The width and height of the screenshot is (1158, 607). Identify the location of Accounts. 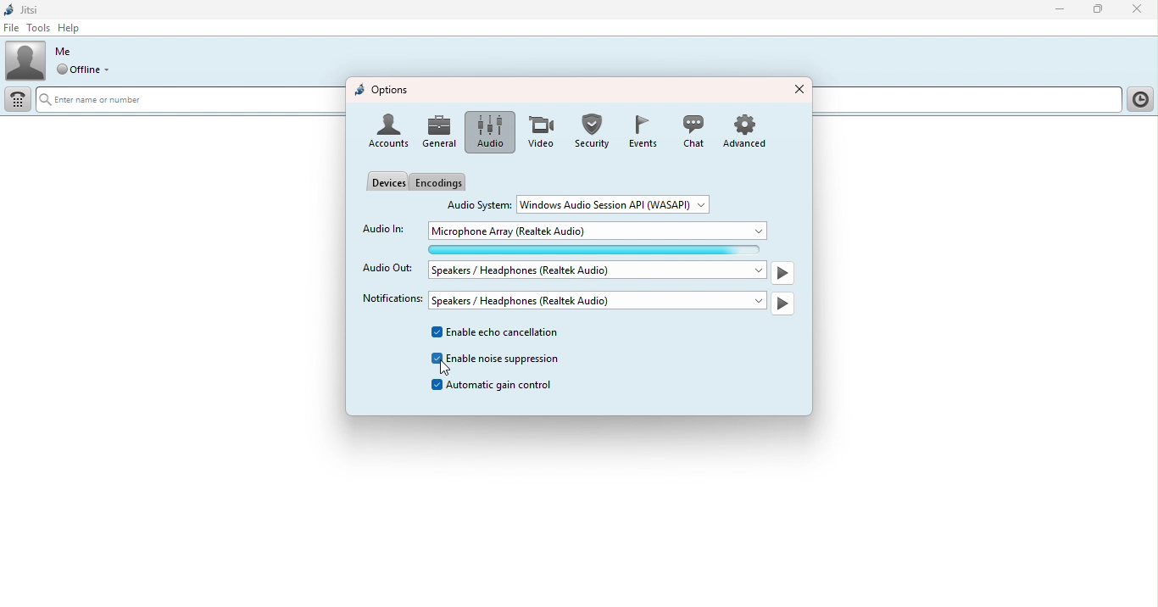
(387, 132).